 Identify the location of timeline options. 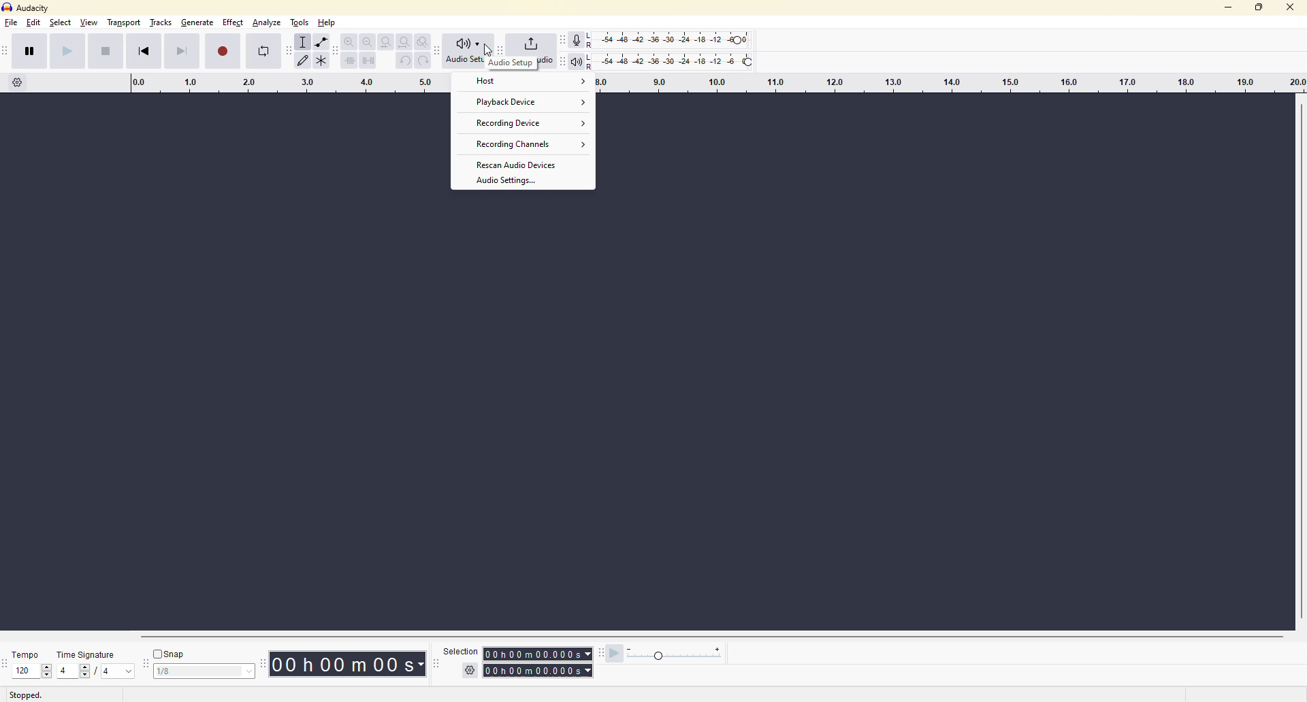
(19, 85).